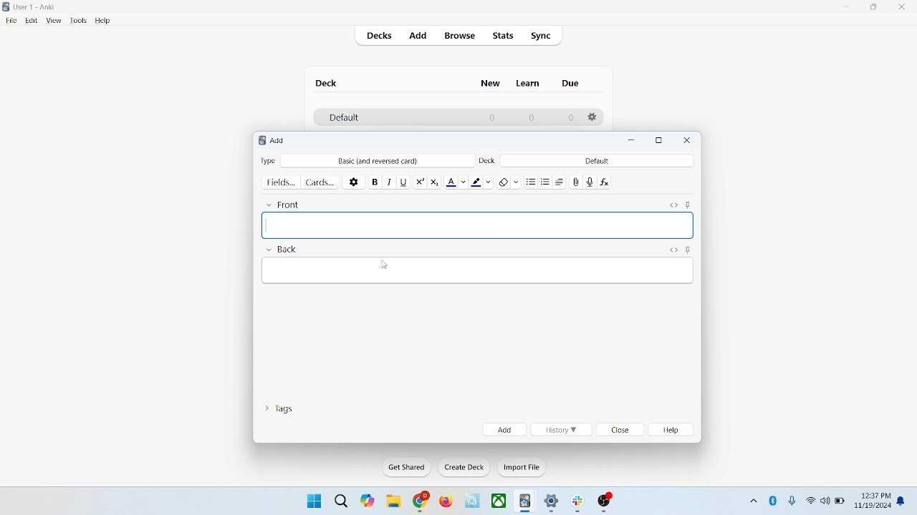 The width and height of the screenshot is (917, 515). I want to click on 0, so click(570, 118).